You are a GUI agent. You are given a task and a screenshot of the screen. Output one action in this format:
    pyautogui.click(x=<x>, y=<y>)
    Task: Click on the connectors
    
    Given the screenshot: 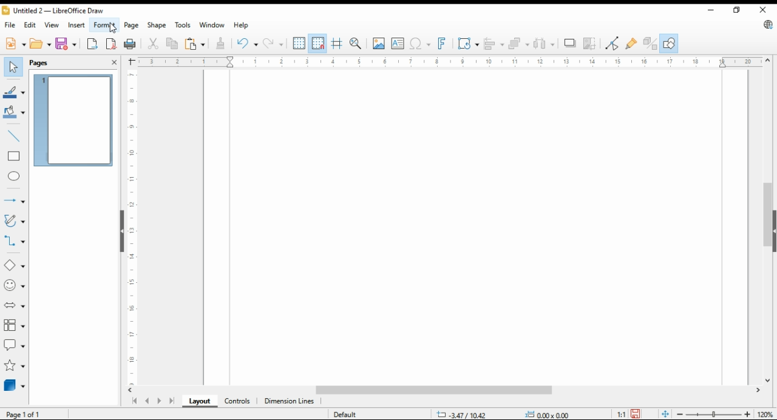 What is the action you would take?
    pyautogui.click(x=15, y=239)
    